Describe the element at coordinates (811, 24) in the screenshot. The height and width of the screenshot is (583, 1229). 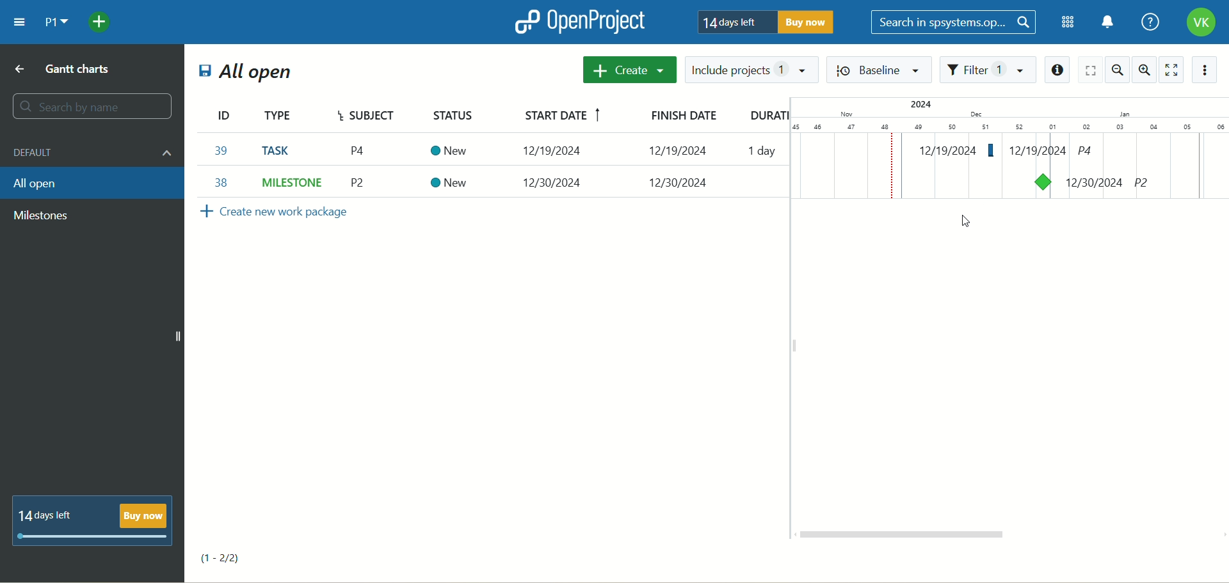
I see `buy now` at that location.